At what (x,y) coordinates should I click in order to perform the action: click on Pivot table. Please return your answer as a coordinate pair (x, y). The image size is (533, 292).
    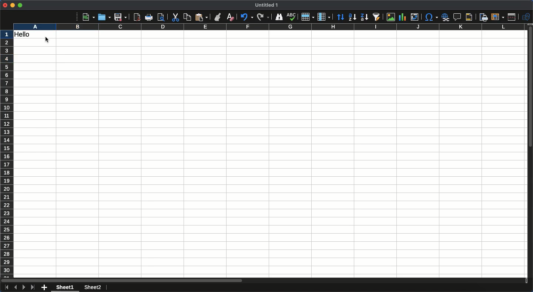
    Looking at the image, I should click on (415, 17).